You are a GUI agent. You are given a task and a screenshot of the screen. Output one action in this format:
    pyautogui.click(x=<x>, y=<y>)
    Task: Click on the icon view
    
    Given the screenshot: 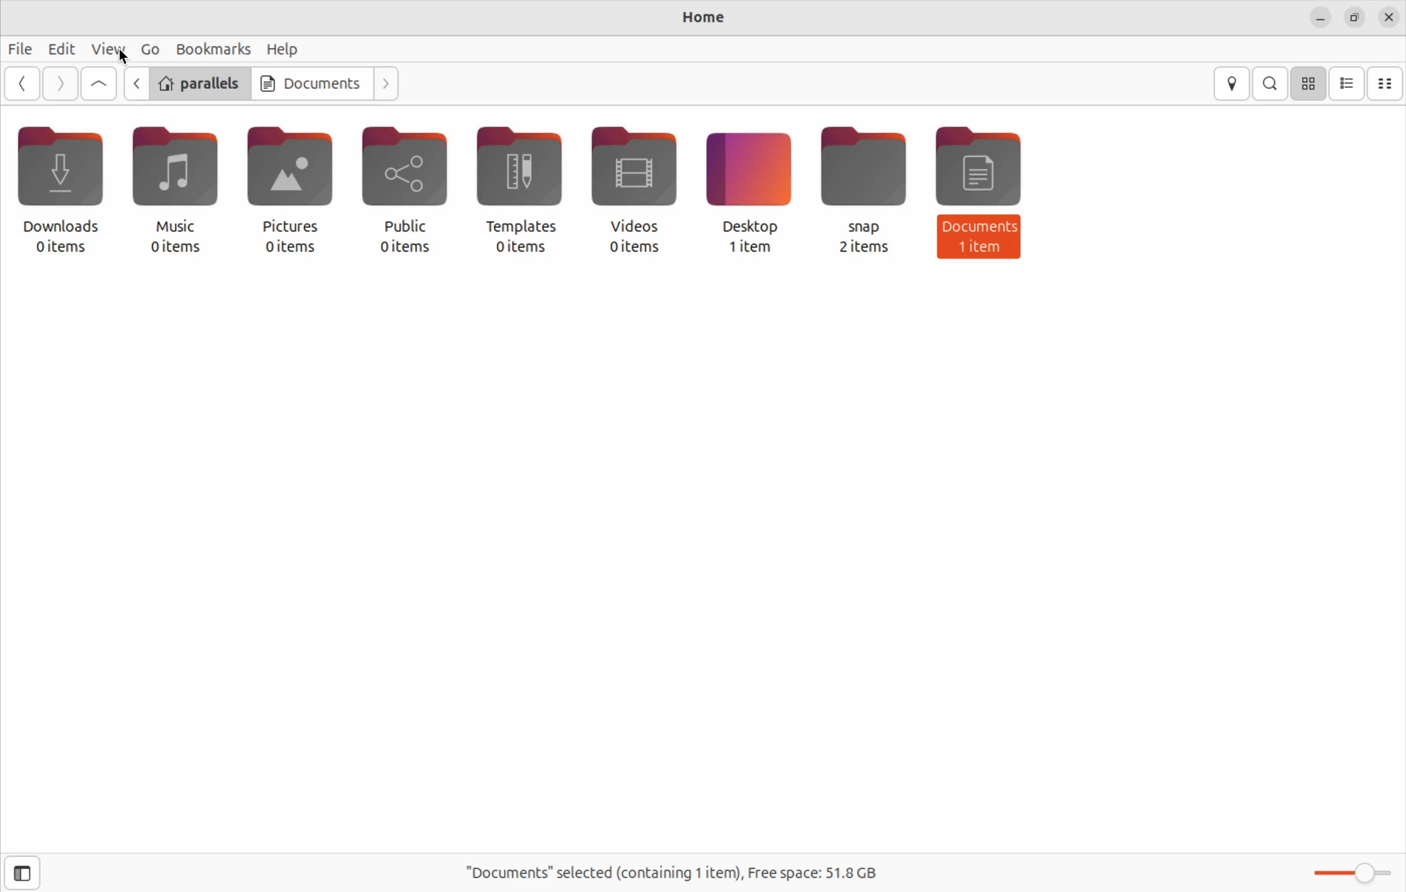 What is the action you would take?
    pyautogui.click(x=1310, y=82)
    